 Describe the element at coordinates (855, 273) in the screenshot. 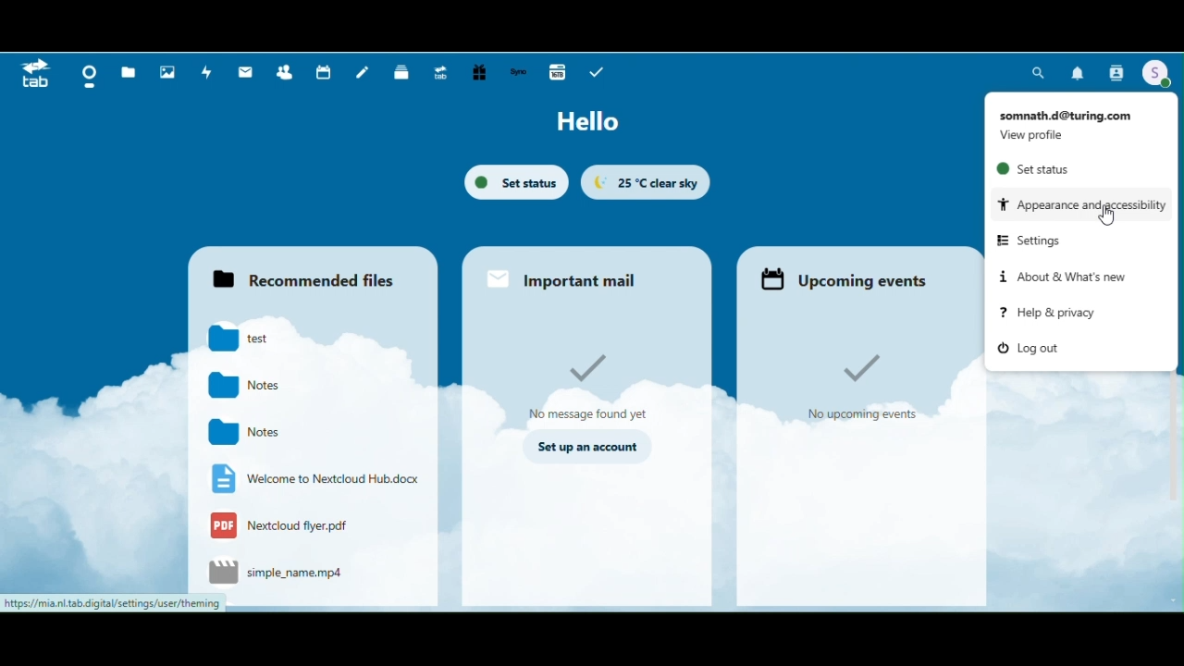

I see `Upcoming events ` at that location.